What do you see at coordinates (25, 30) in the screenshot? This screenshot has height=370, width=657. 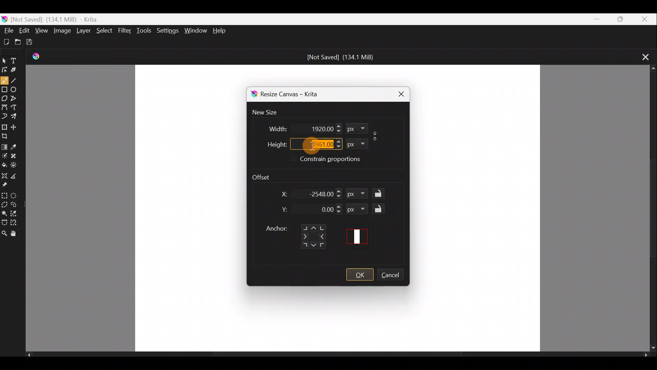 I see `Edit` at bounding box center [25, 30].